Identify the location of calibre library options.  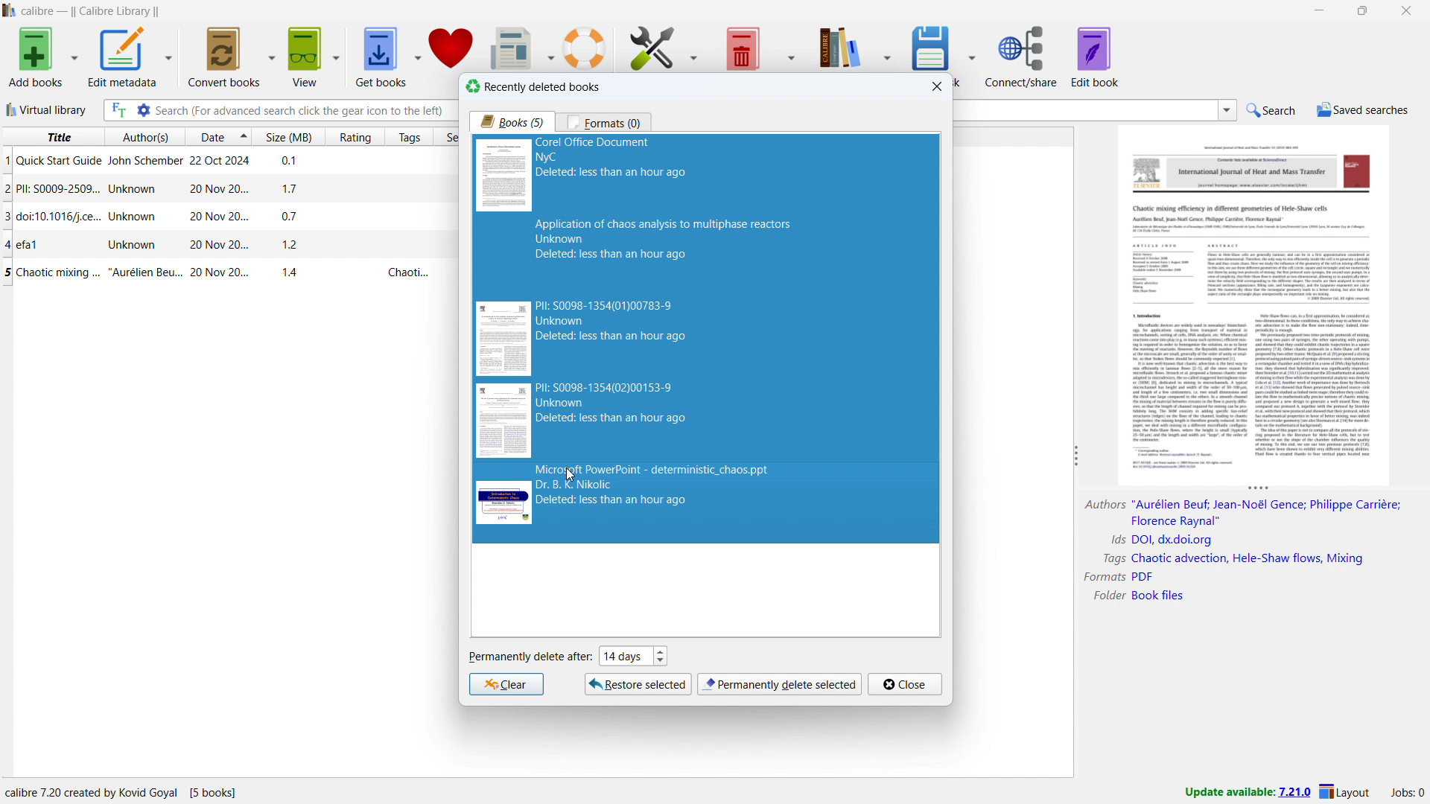
(891, 46).